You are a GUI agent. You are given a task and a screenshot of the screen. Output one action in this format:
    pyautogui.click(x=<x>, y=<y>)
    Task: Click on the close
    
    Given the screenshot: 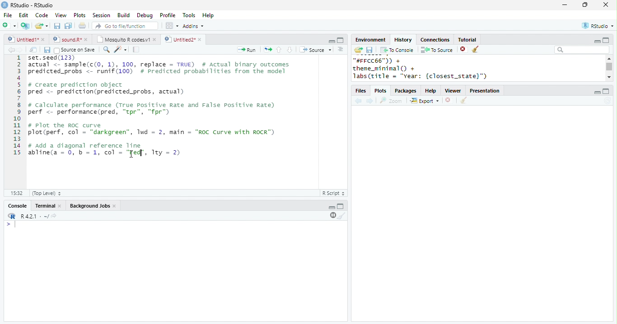 What is the action you would take?
    pyautogui.click(x=201, y=40)
    